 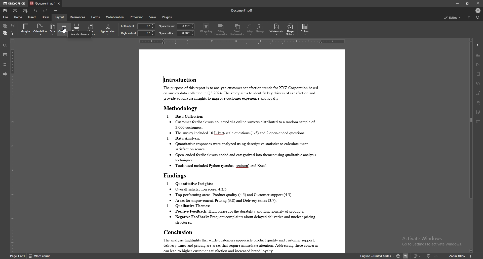 I want to click on forms, so click(x=96, y=17).